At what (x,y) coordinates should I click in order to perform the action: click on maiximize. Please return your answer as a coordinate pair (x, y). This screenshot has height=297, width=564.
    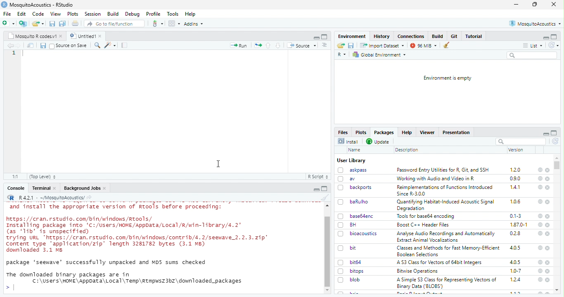
    Looking at the image, I should click on (325, 37).